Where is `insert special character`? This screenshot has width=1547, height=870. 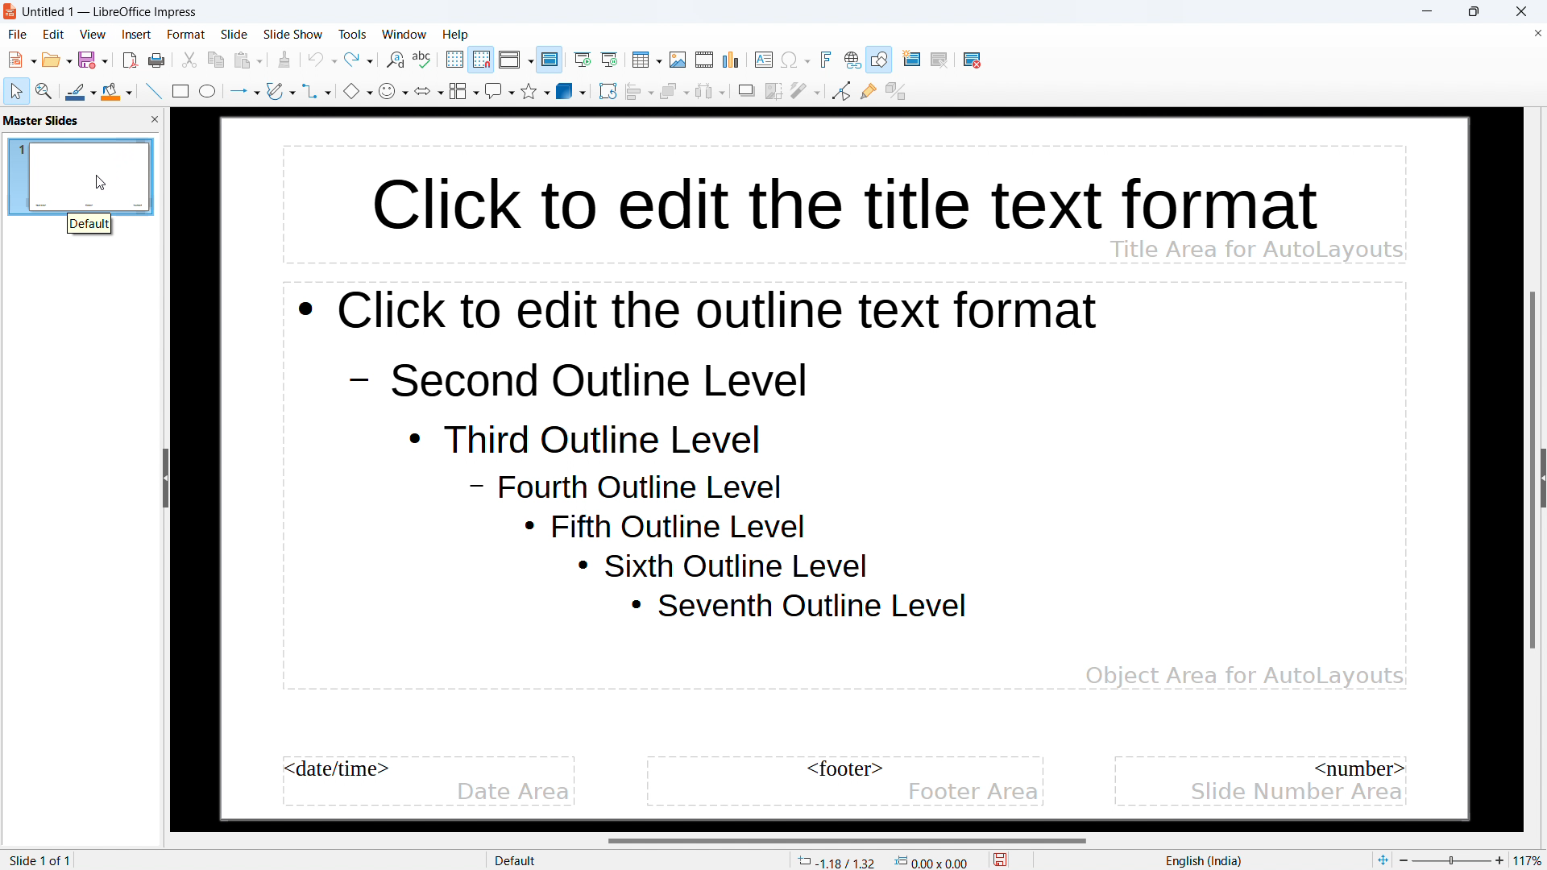
insert special character is located at coordinates (795, 60).